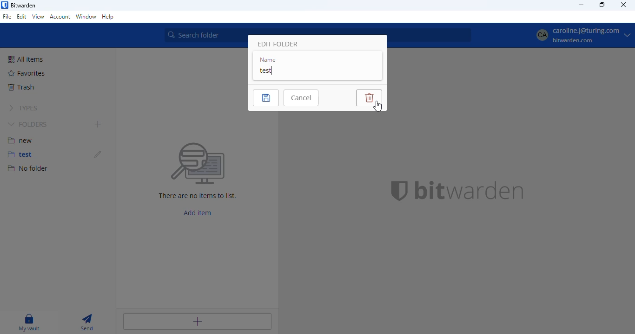 The width and height of the screenshot is (635, 334). What do you see at coordinates (22, 17) in the screenshot?
I see `edit` at bounding box center [22, 17].